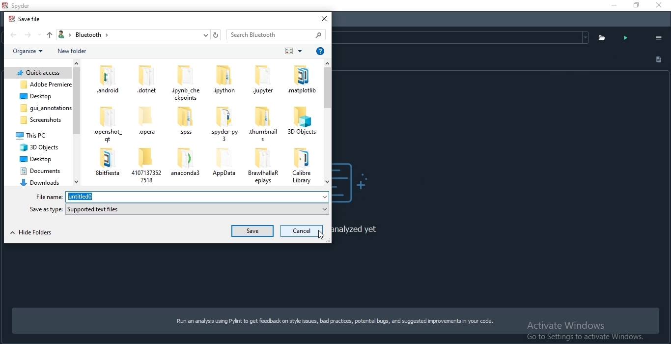 The width and height of the screenshot is (671, 344). I want to click on deskstop, so click(35, 160).